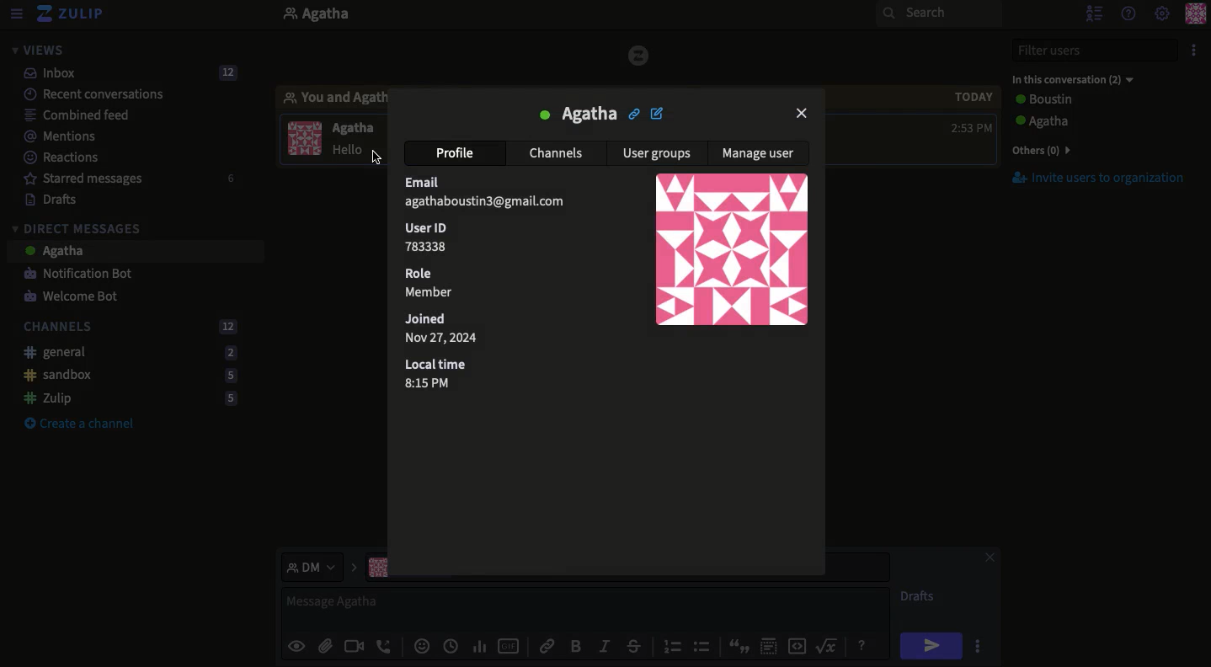  What do you see at coordinates (637, 645) in the screenshot?
I see `Strikethrough ` at bounding box center [637, 645].